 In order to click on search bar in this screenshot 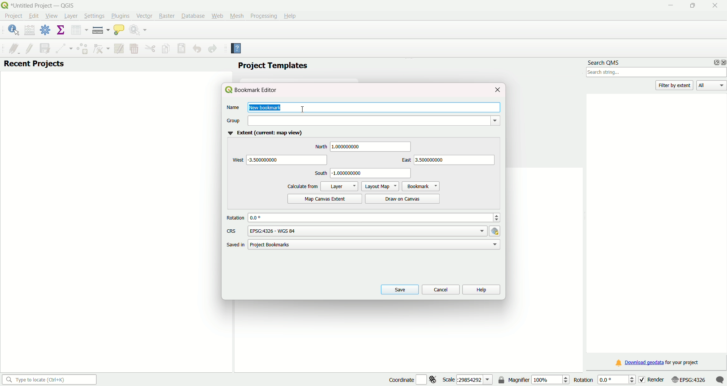, I will do `click(657, 73)`.